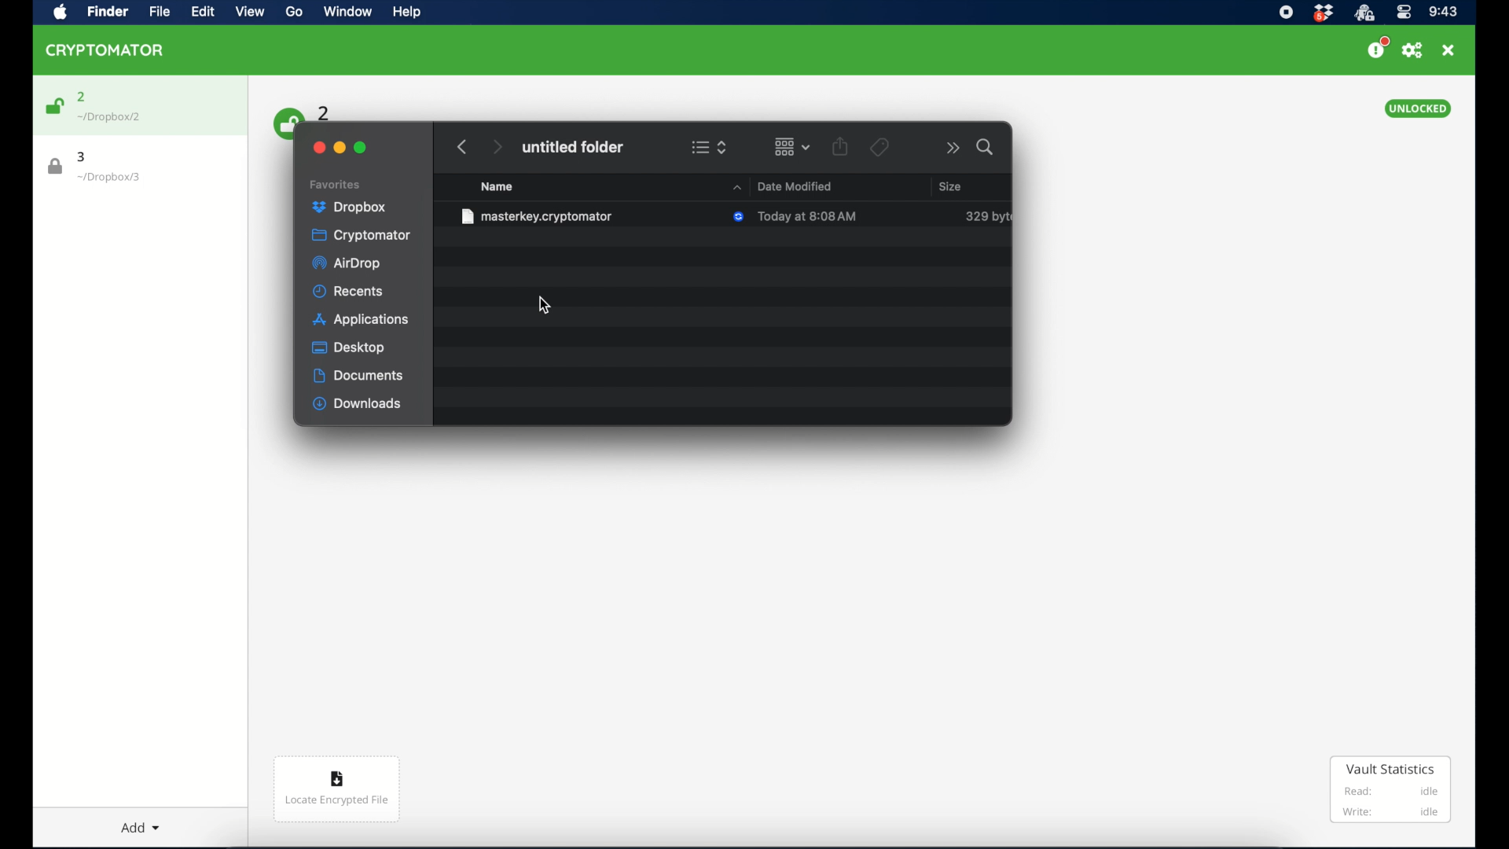  Describe the element at coordinates (134, 821) in the screenshot. I see `add dropdown` at that location.